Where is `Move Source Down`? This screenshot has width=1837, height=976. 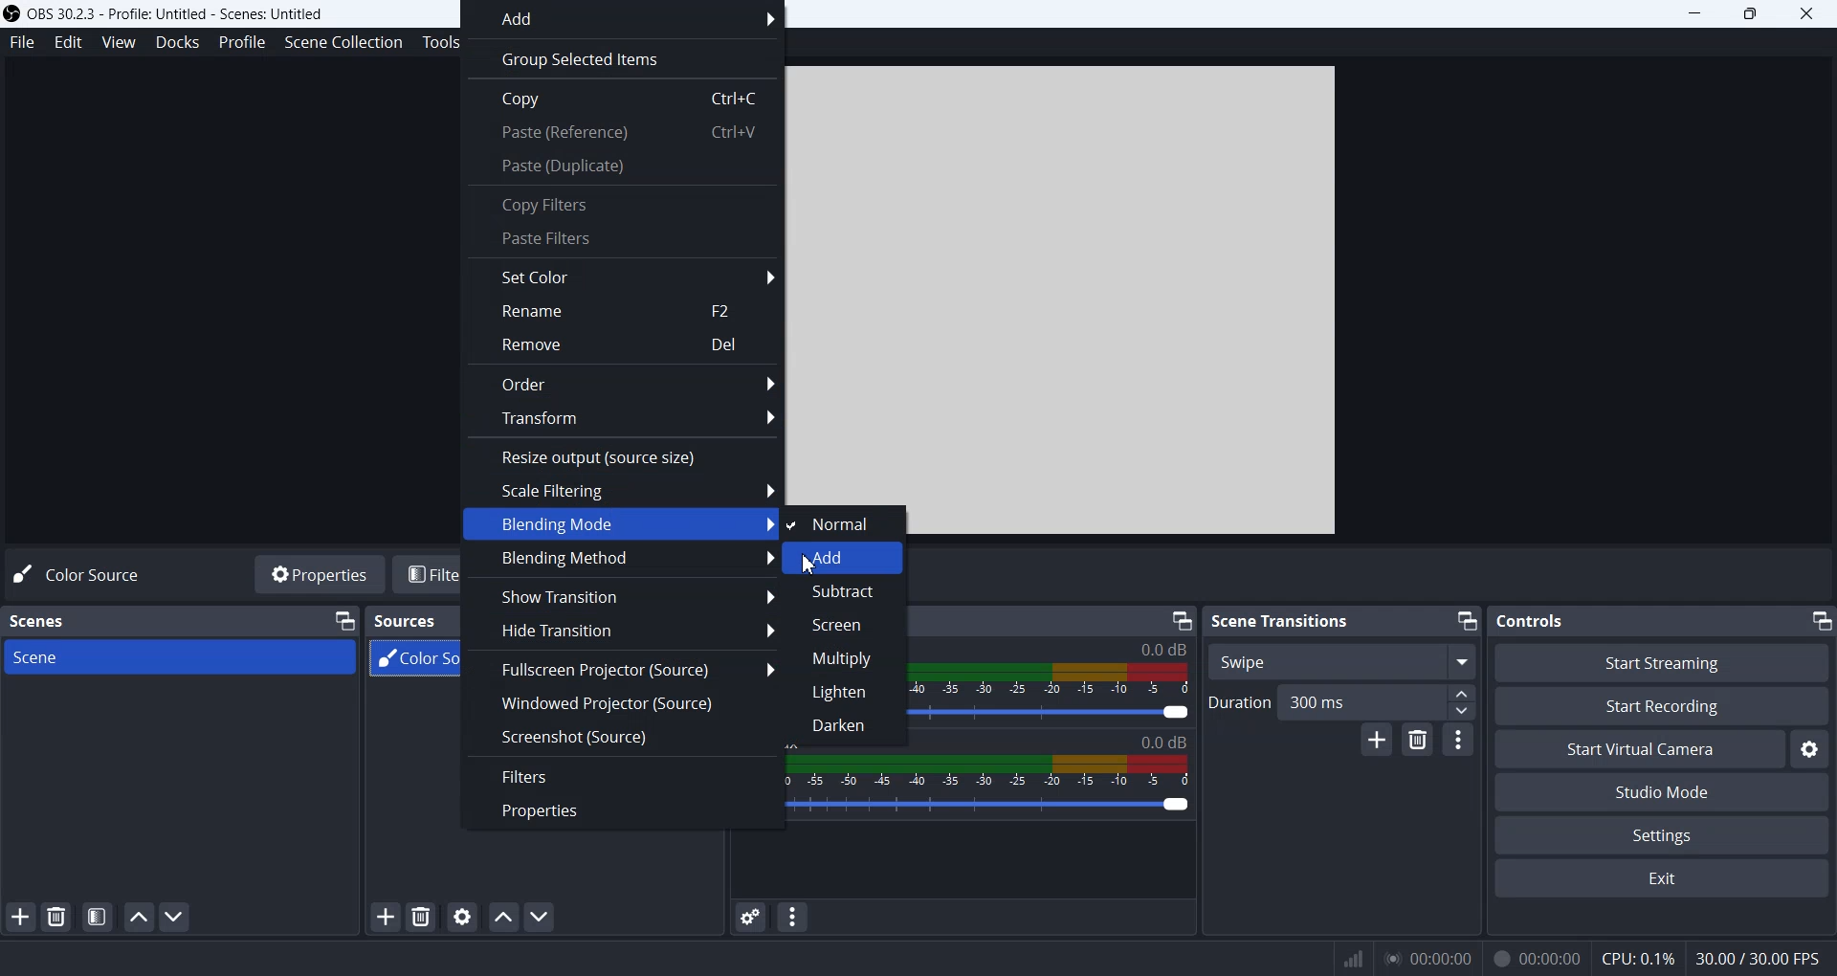
Move Source Down is located at coordinates (542, 917).